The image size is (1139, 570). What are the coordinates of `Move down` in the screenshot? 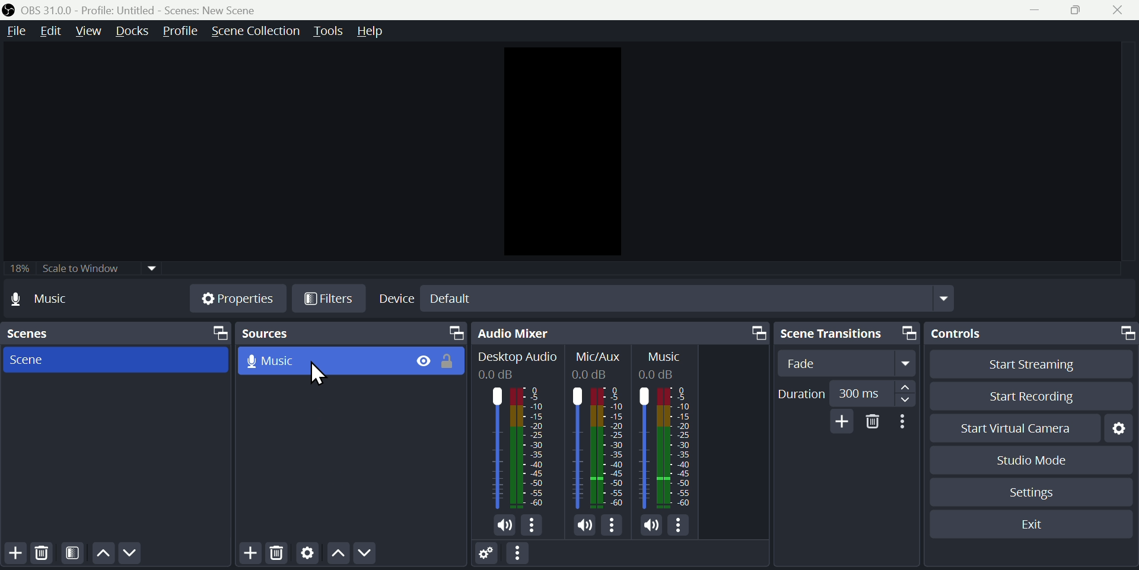 It's located at (132, 554).